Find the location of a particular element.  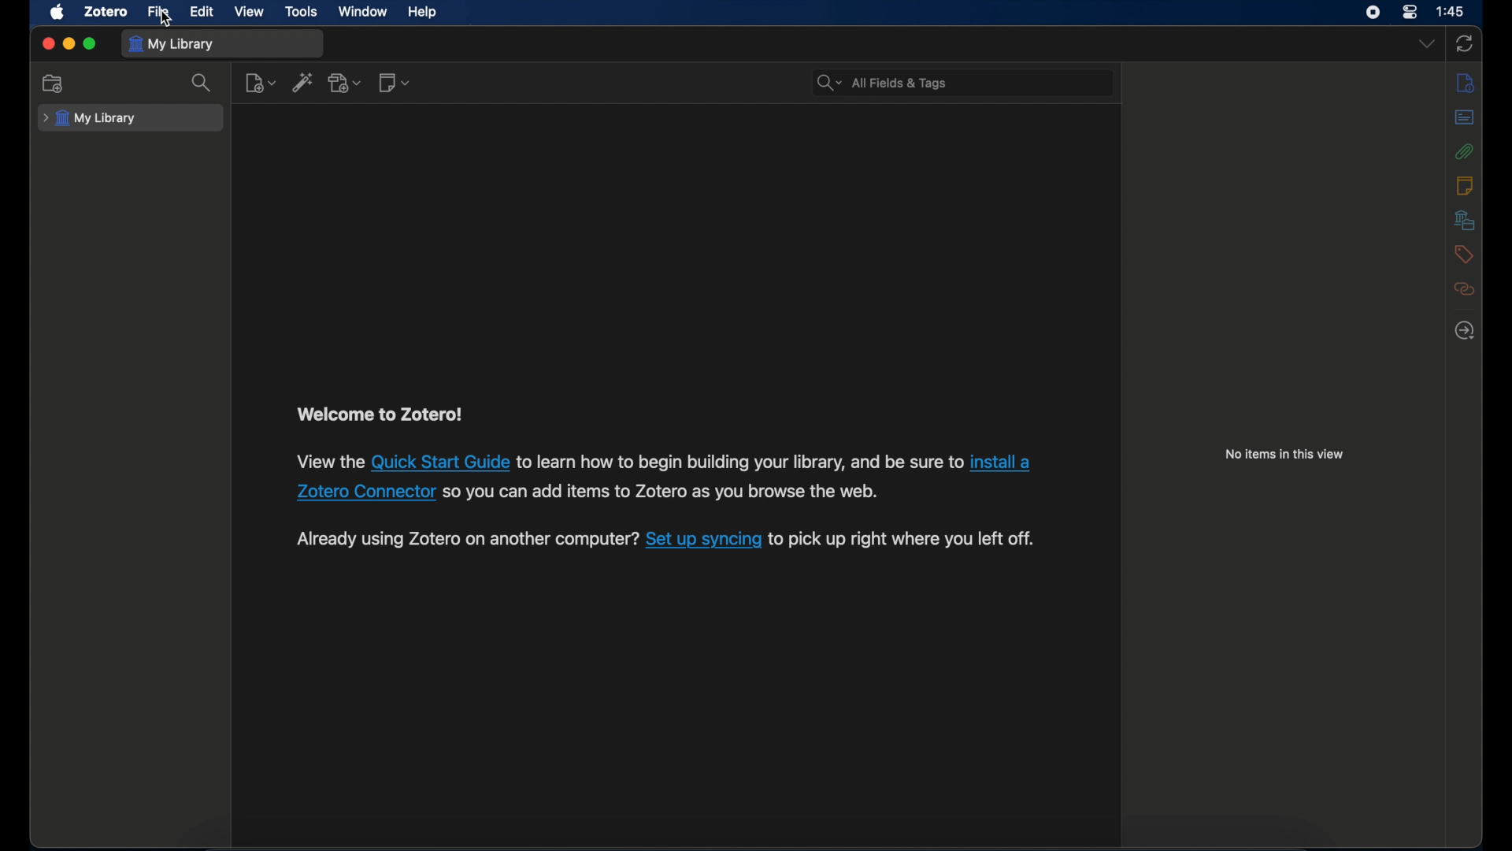

welcome to zotero is located at coordinates (379, 414).